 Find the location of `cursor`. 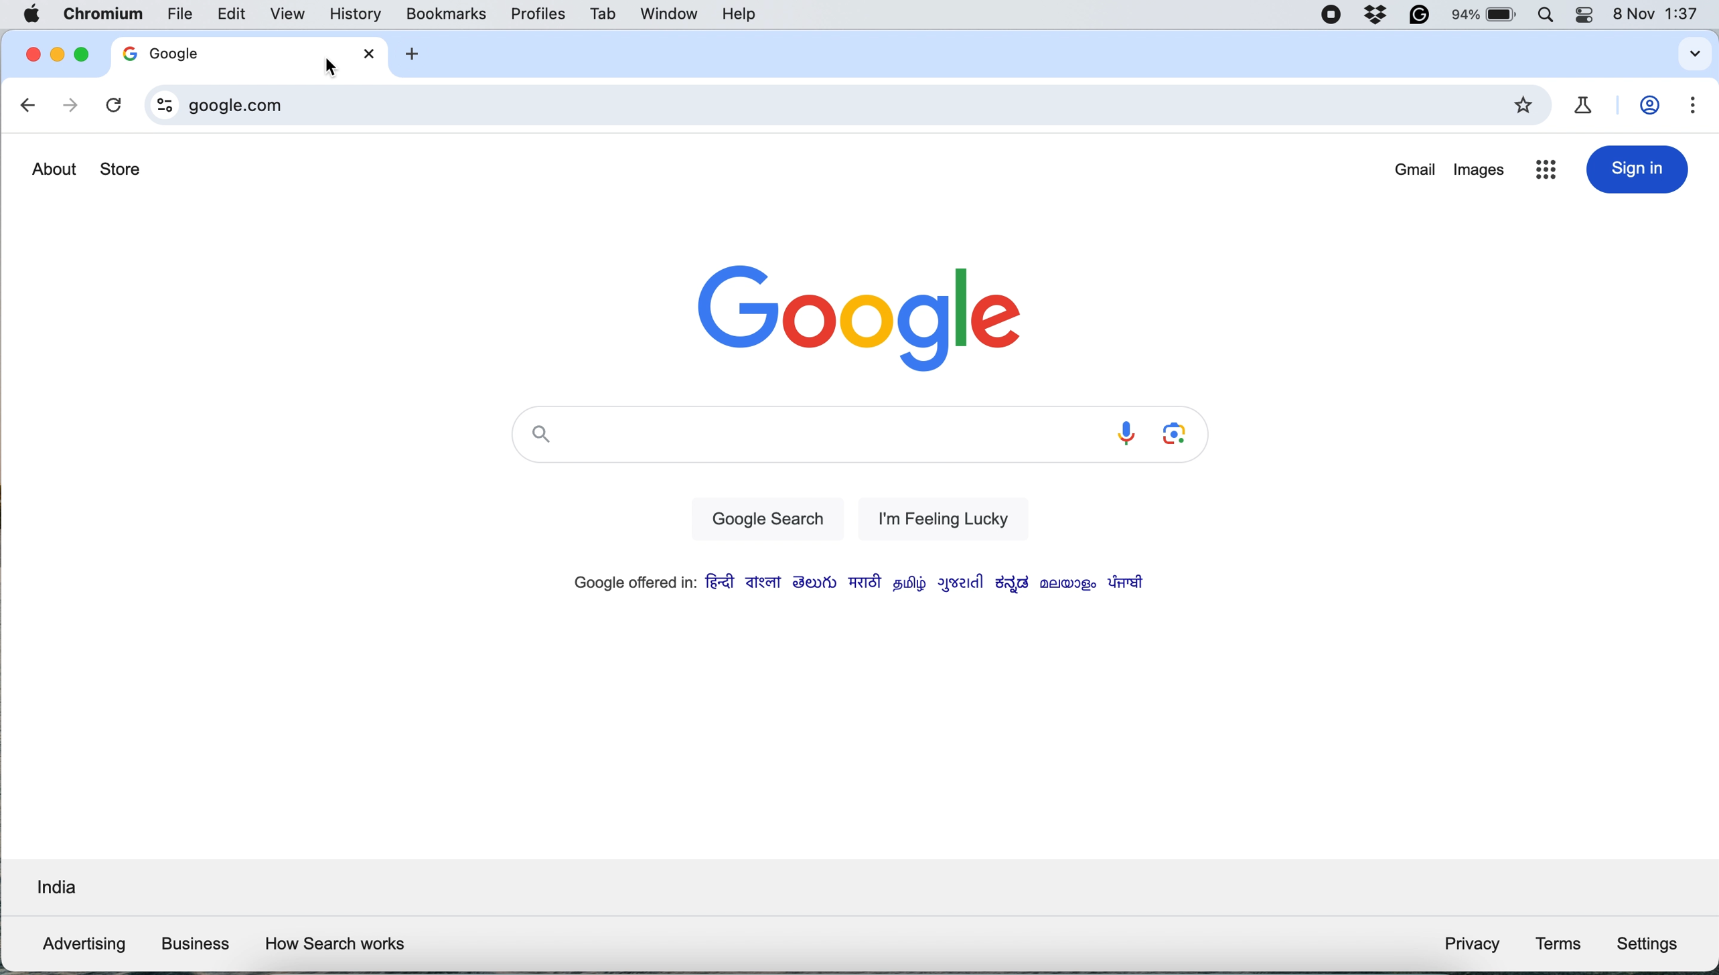

cursor is located at coordinates (328, 70).